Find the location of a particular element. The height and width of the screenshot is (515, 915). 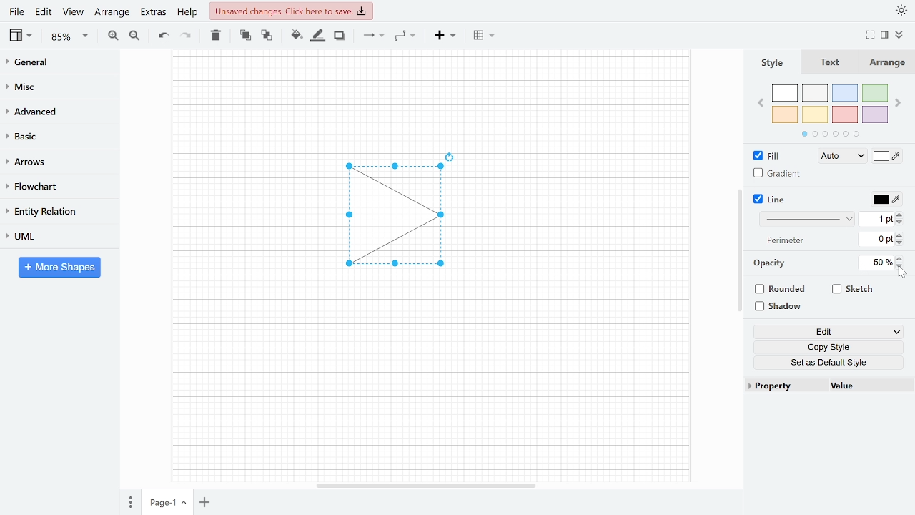

View is located at coordinates (73, 11).